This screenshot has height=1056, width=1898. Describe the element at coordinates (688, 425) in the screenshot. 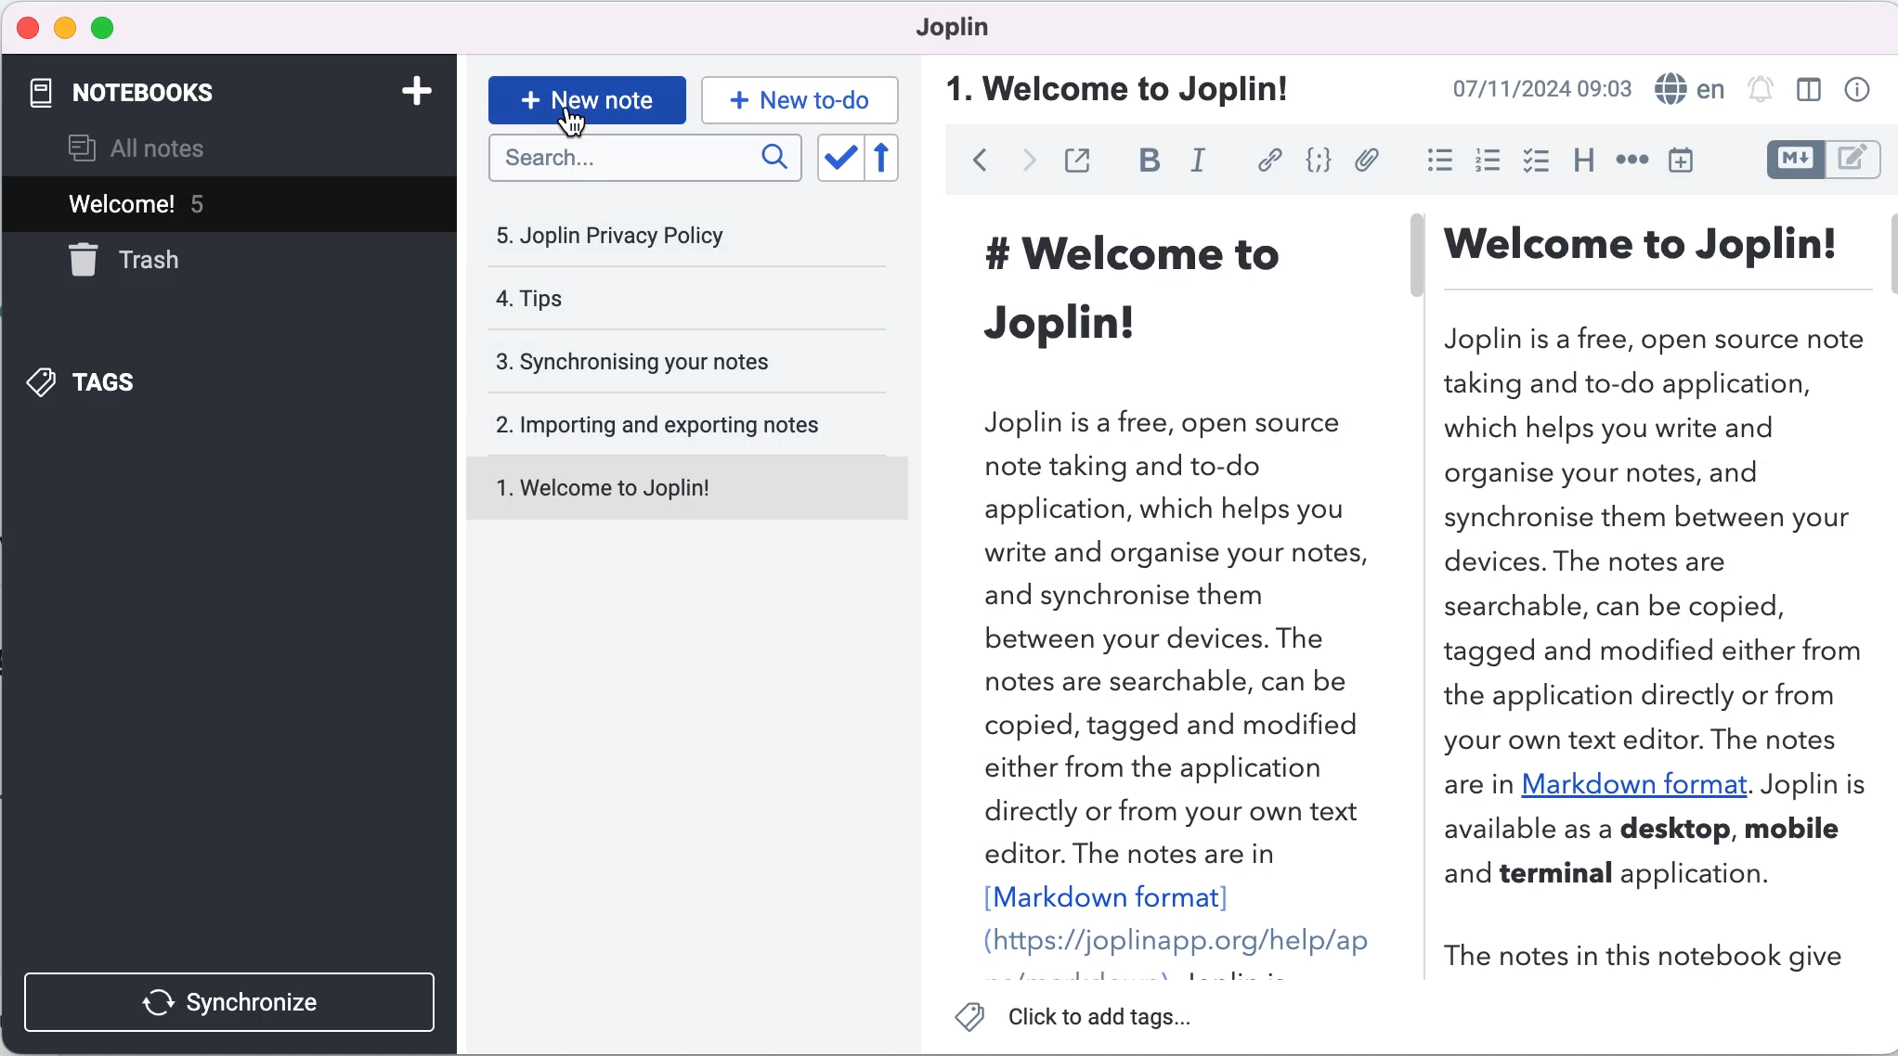

I see `importing and exporting notes` at that location.